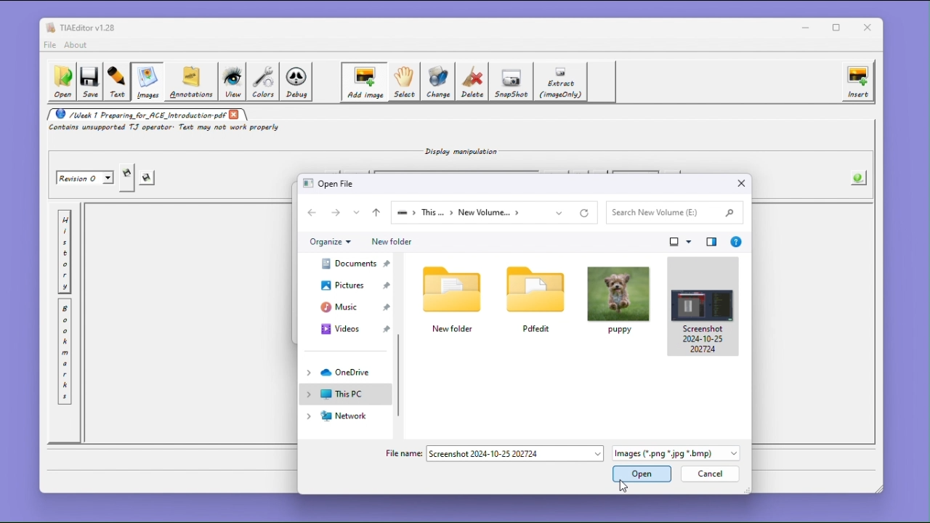 The image size is (930, 523). What do you see at coordinates (81, 27) in the screenshot?
I see `TIAEditor v1.28` at bounding box center [81, 27].